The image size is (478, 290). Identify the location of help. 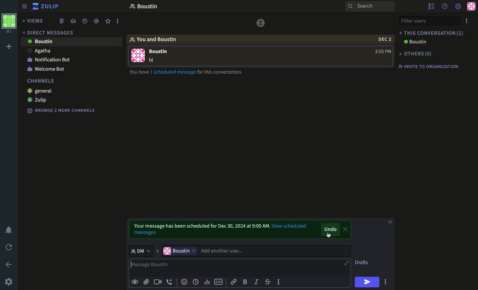
(445, 6).